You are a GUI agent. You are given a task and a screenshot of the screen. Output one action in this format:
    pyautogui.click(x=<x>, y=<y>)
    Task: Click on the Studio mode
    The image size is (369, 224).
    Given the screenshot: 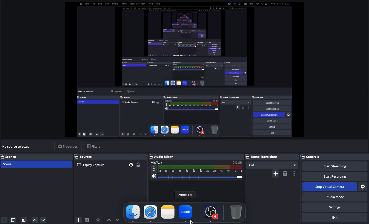 What is the action you would take?
    pyautogui.click(x=334, y=196)
    